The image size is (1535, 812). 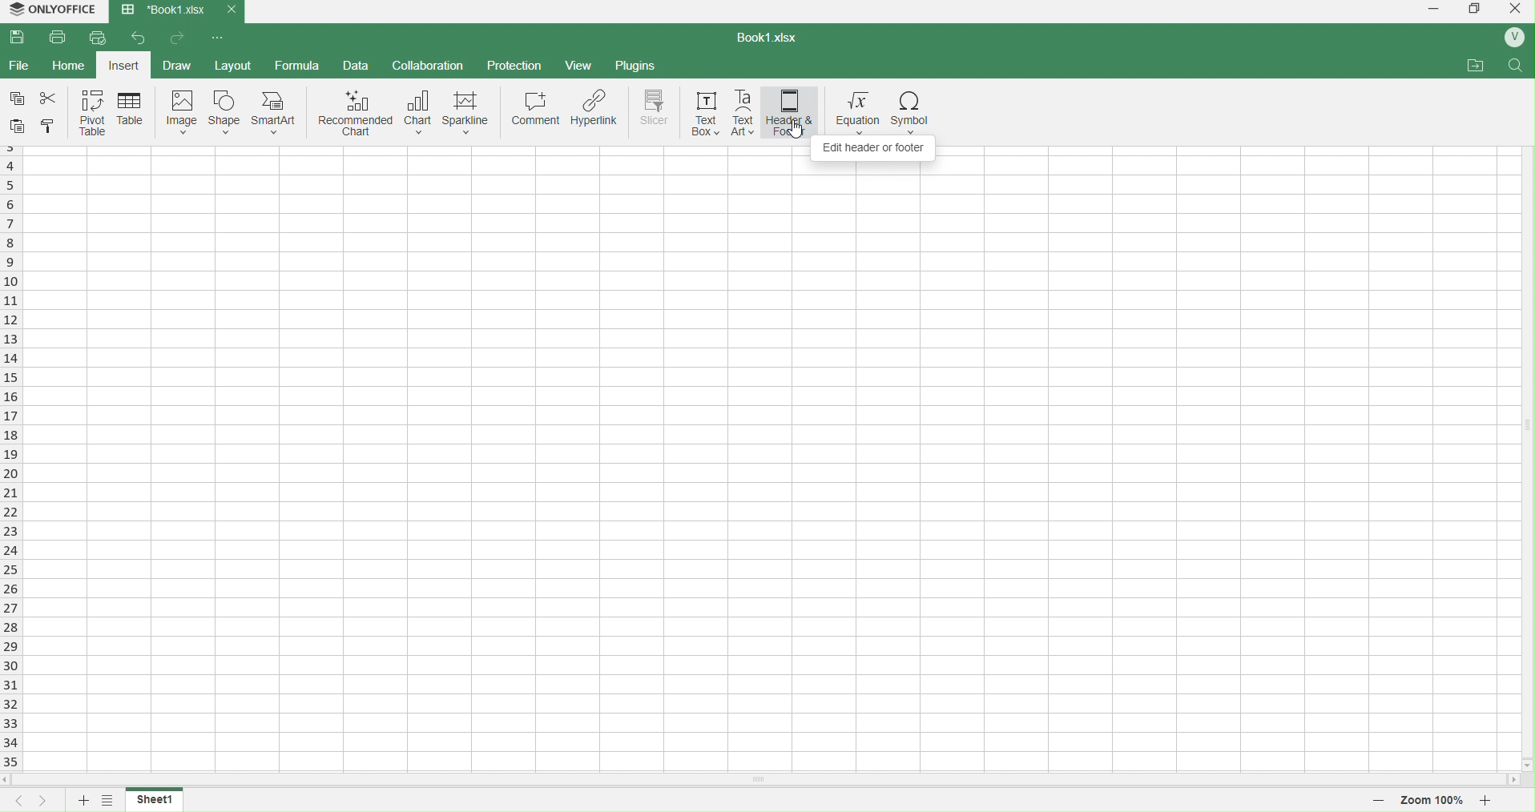 I want to click on copy, so click(x=18, y=98).